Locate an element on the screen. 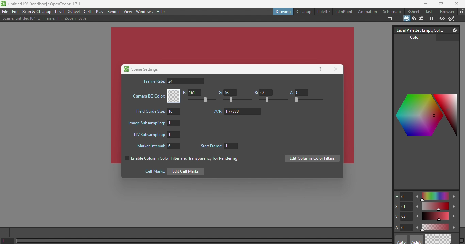  Current style is located at coordinates (432, 239).